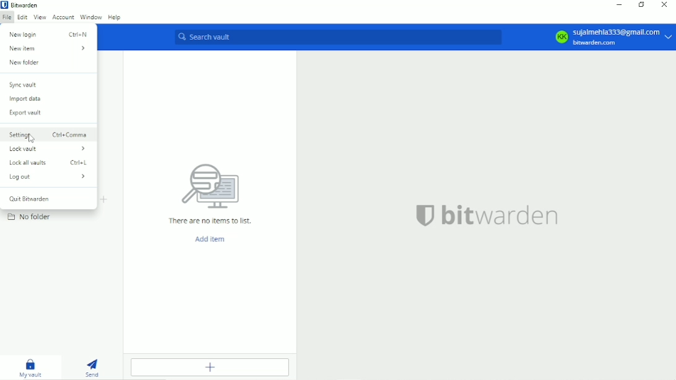  Describe the element at coordinates (665, 6) in the screenshot. I see `Close` at that location.